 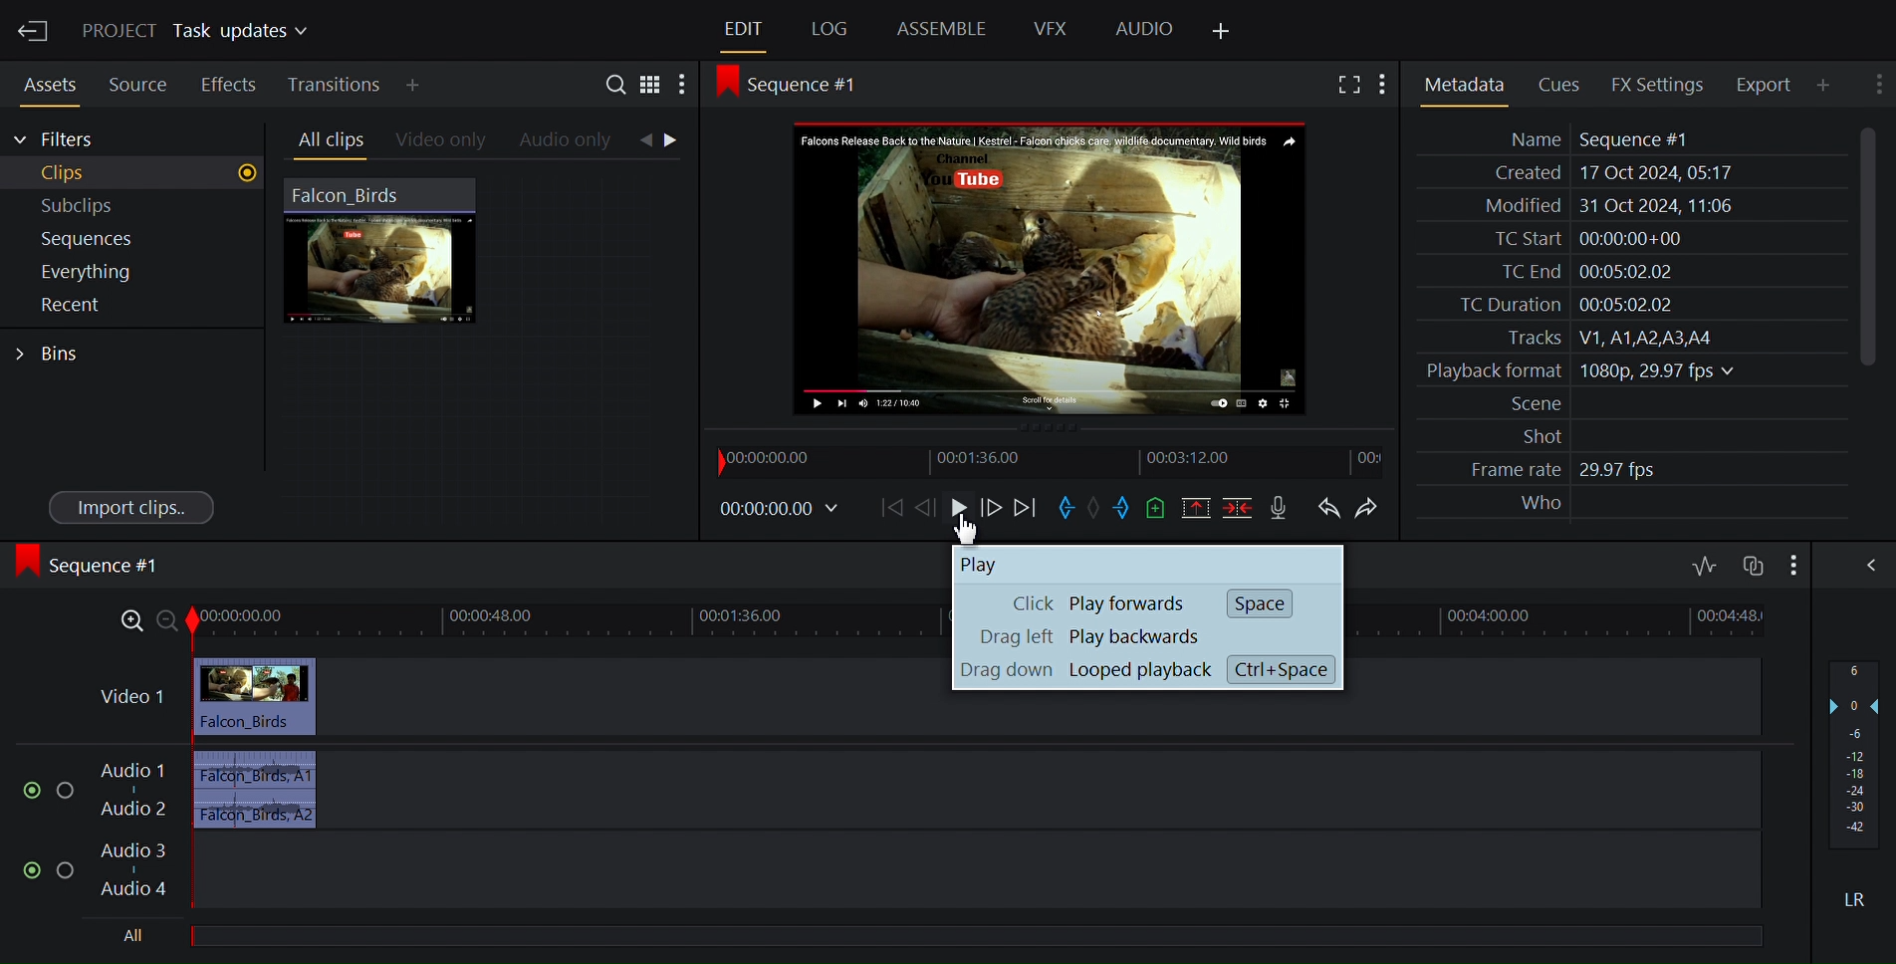 I want to click on Shot, so click(x=1530, y=436).